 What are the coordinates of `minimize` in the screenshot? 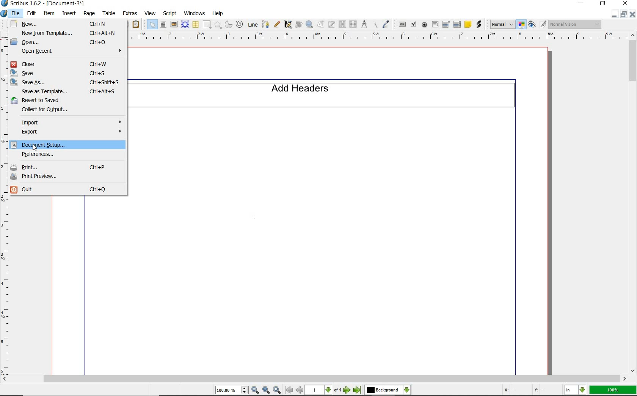 It's located at (582, 3).